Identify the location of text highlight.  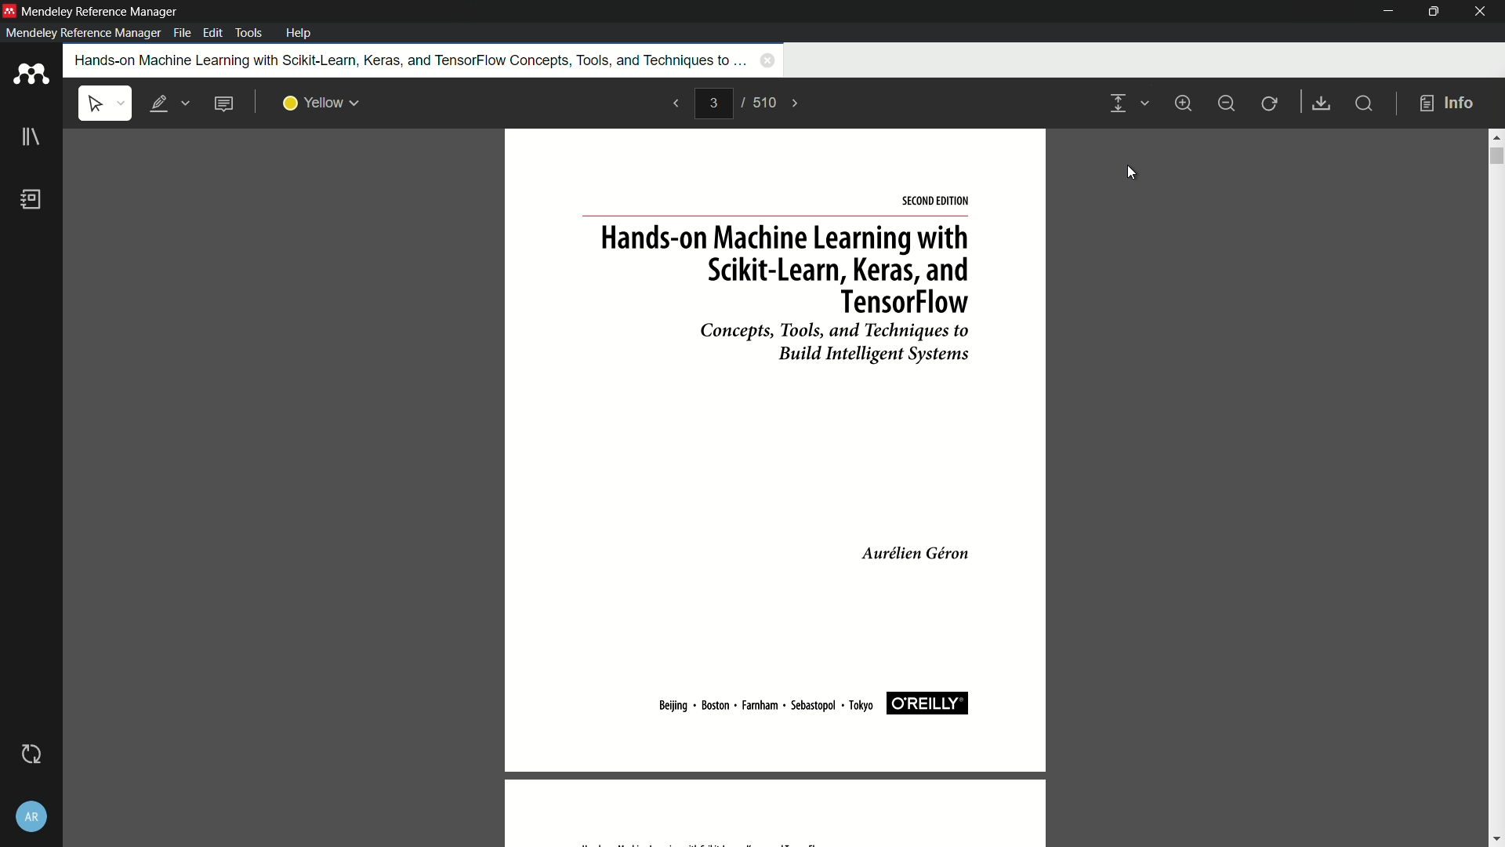
(168, 104).